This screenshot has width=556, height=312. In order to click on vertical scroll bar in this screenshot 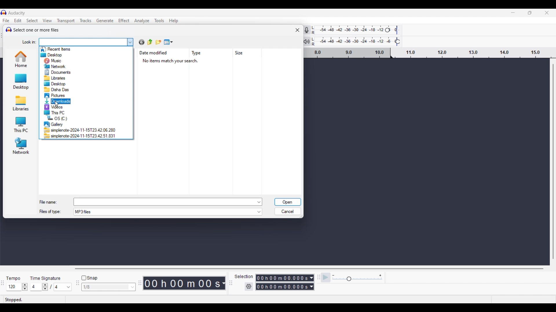, I will do `click(553, 163)`.